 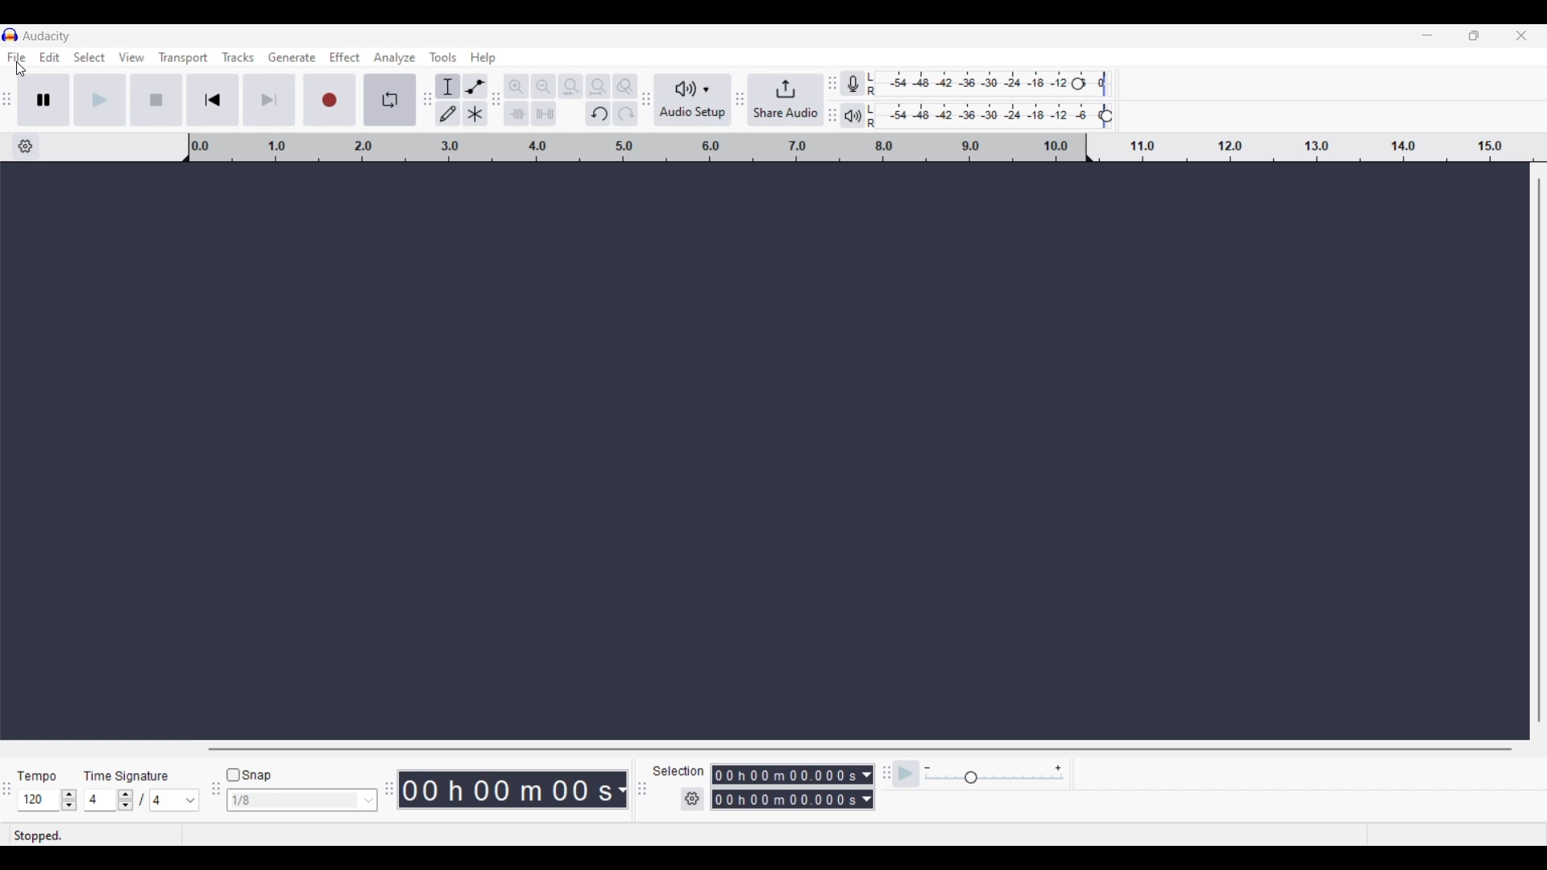 I want to click on Increase/Decrease tempo, so click(x=69, y=800).